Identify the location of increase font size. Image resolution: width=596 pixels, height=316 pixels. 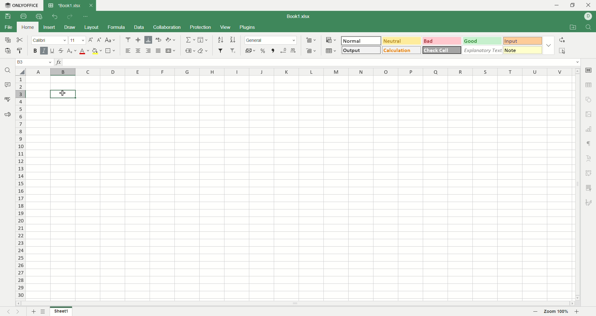
(91, 40).